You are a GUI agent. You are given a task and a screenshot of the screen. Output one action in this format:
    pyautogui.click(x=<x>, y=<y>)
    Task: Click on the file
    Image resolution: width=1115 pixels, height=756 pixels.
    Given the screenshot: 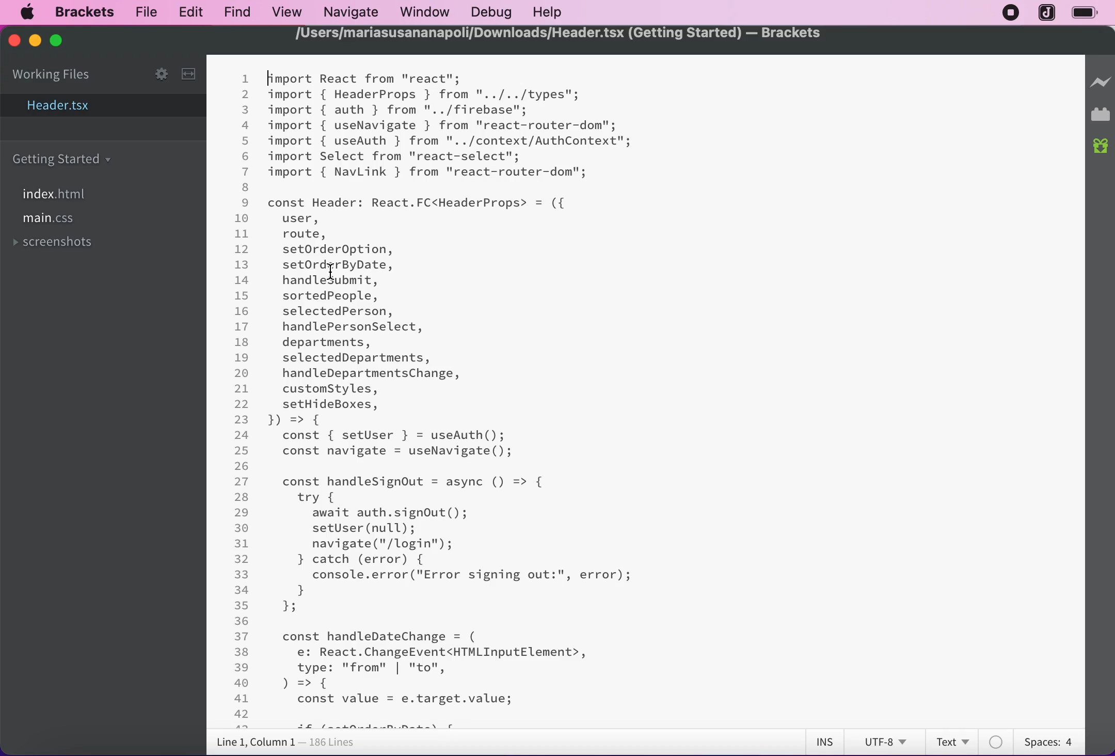 What is the action you would take?
    pyautogui.click(x=144, y=11)
    